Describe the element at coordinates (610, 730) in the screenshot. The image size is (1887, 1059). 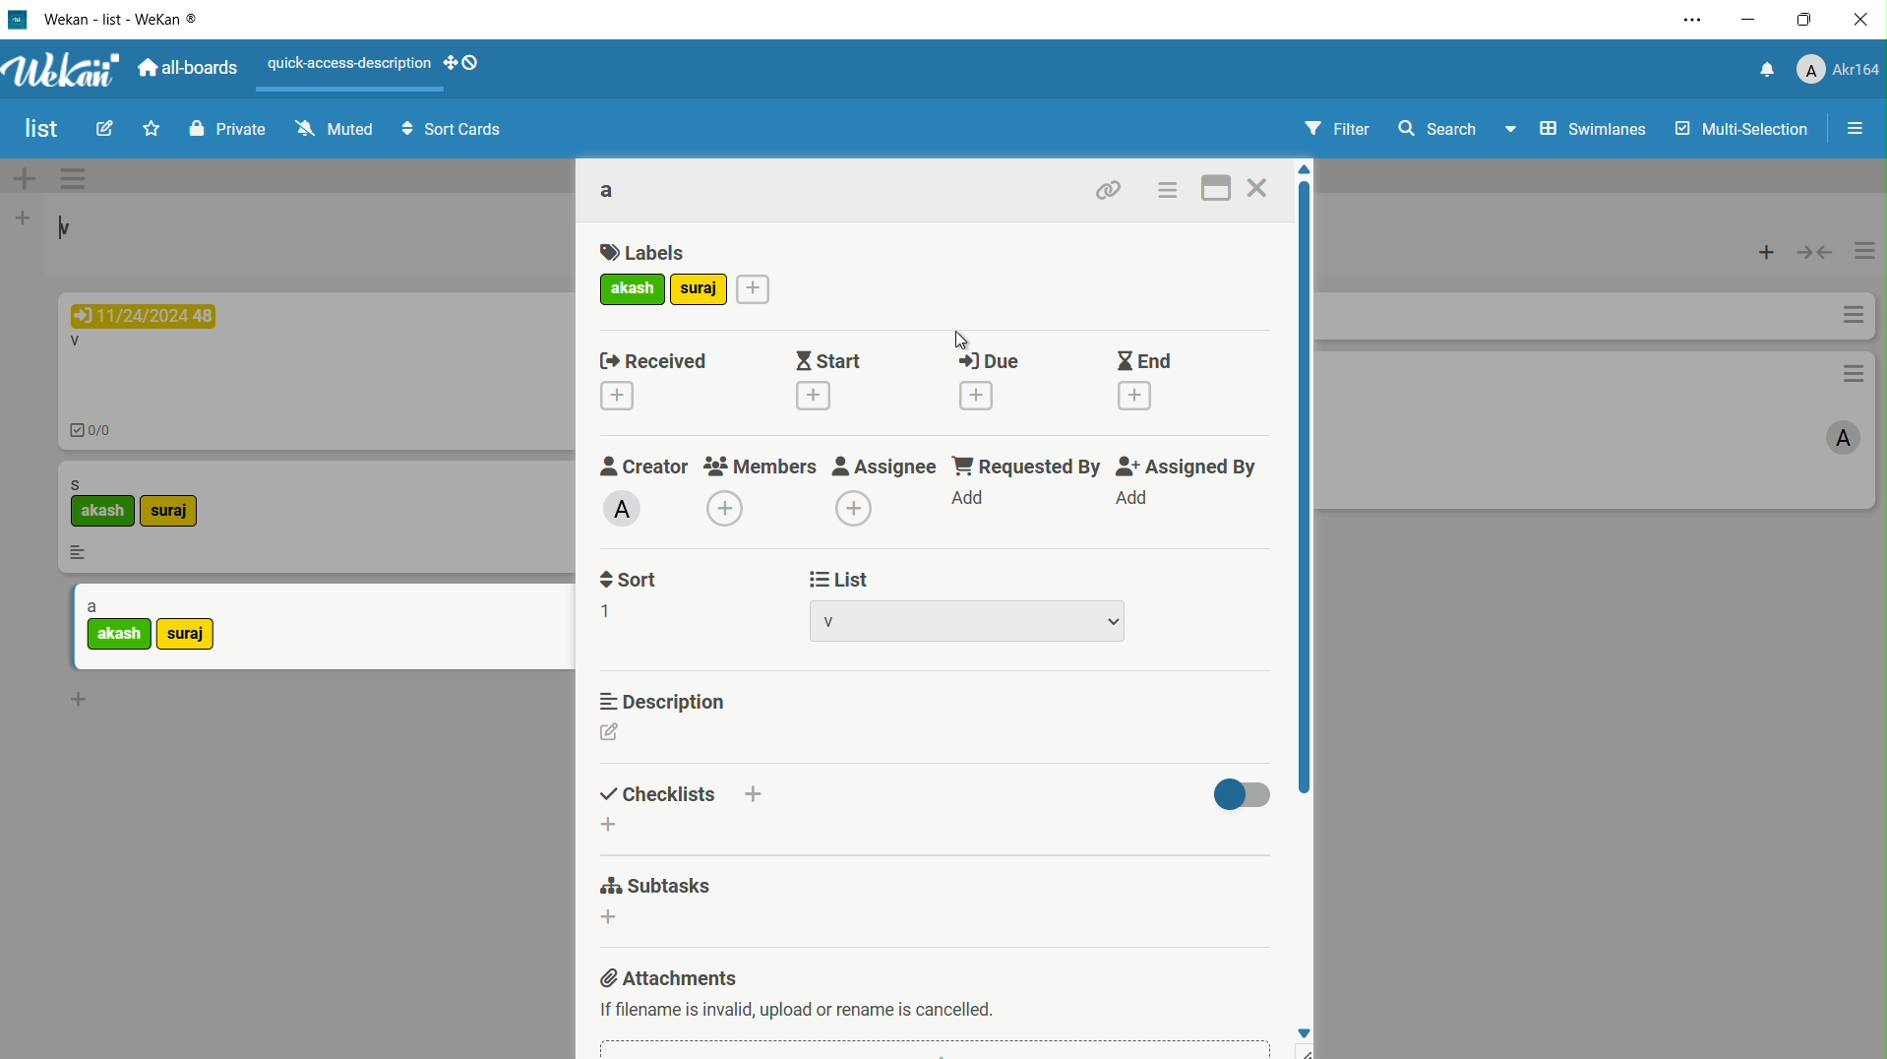
I see `edit description` at that location.